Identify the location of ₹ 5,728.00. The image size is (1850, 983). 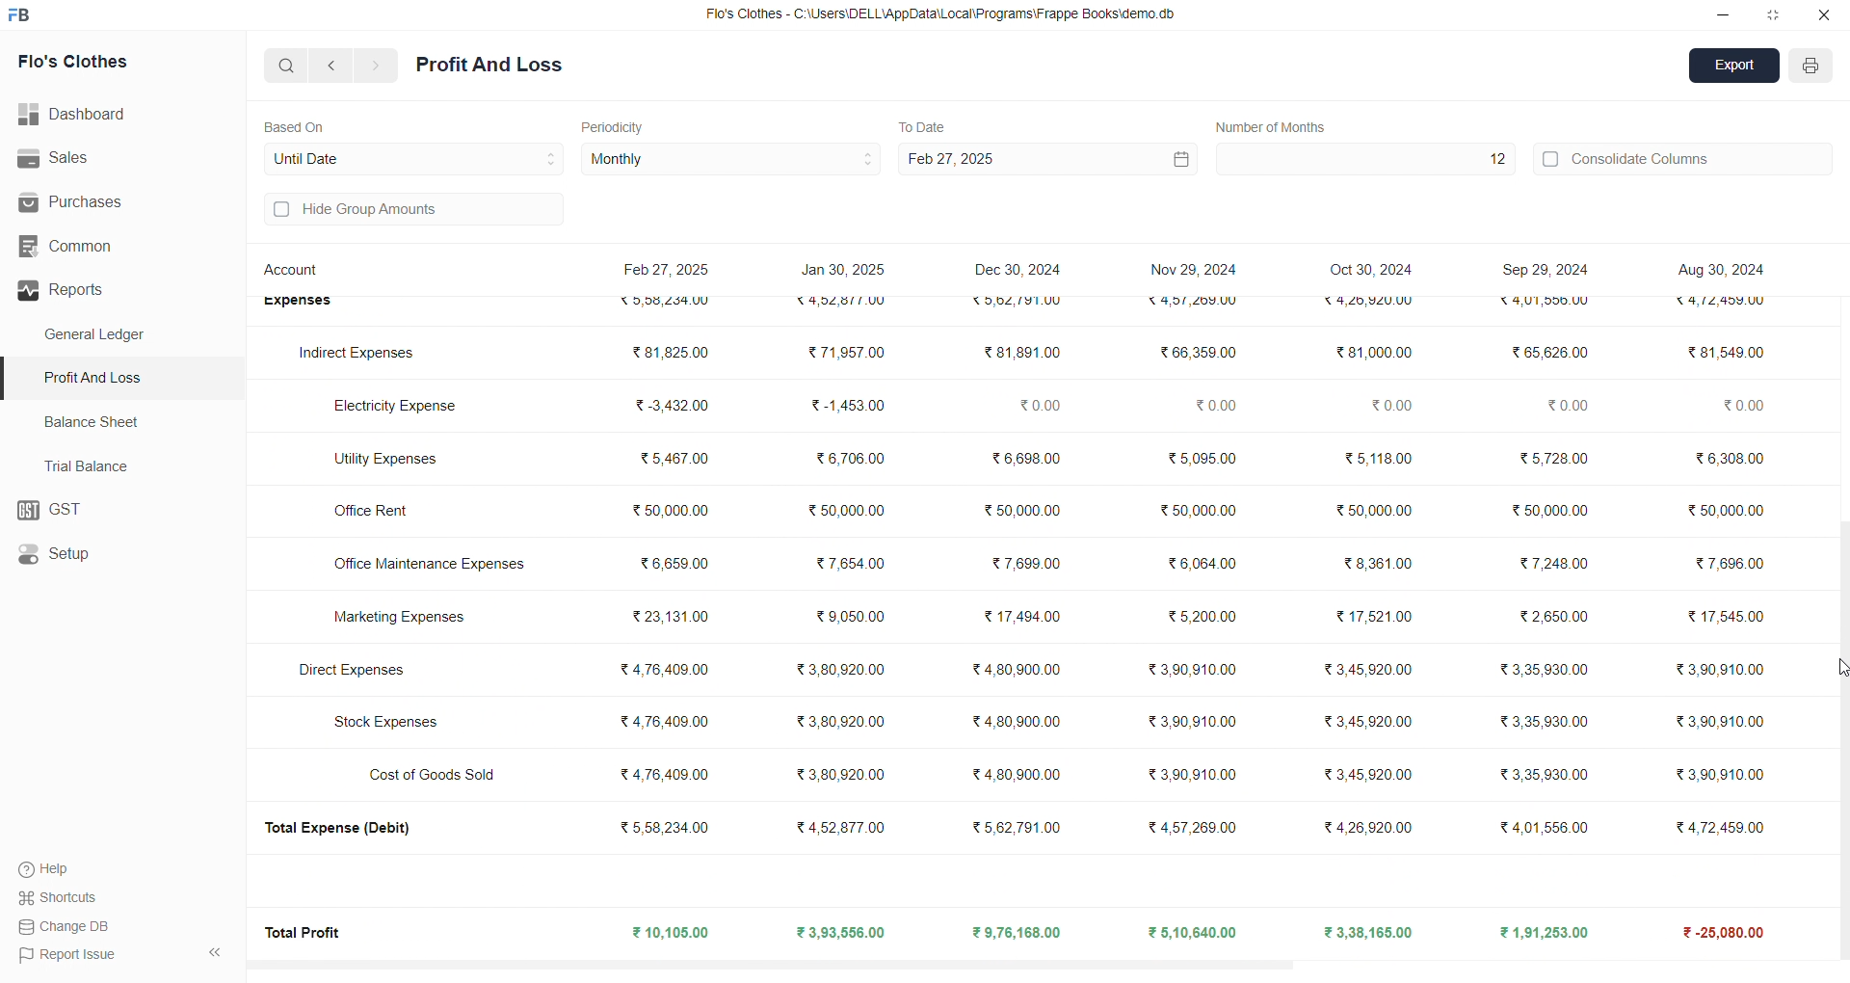
(1548, 457).